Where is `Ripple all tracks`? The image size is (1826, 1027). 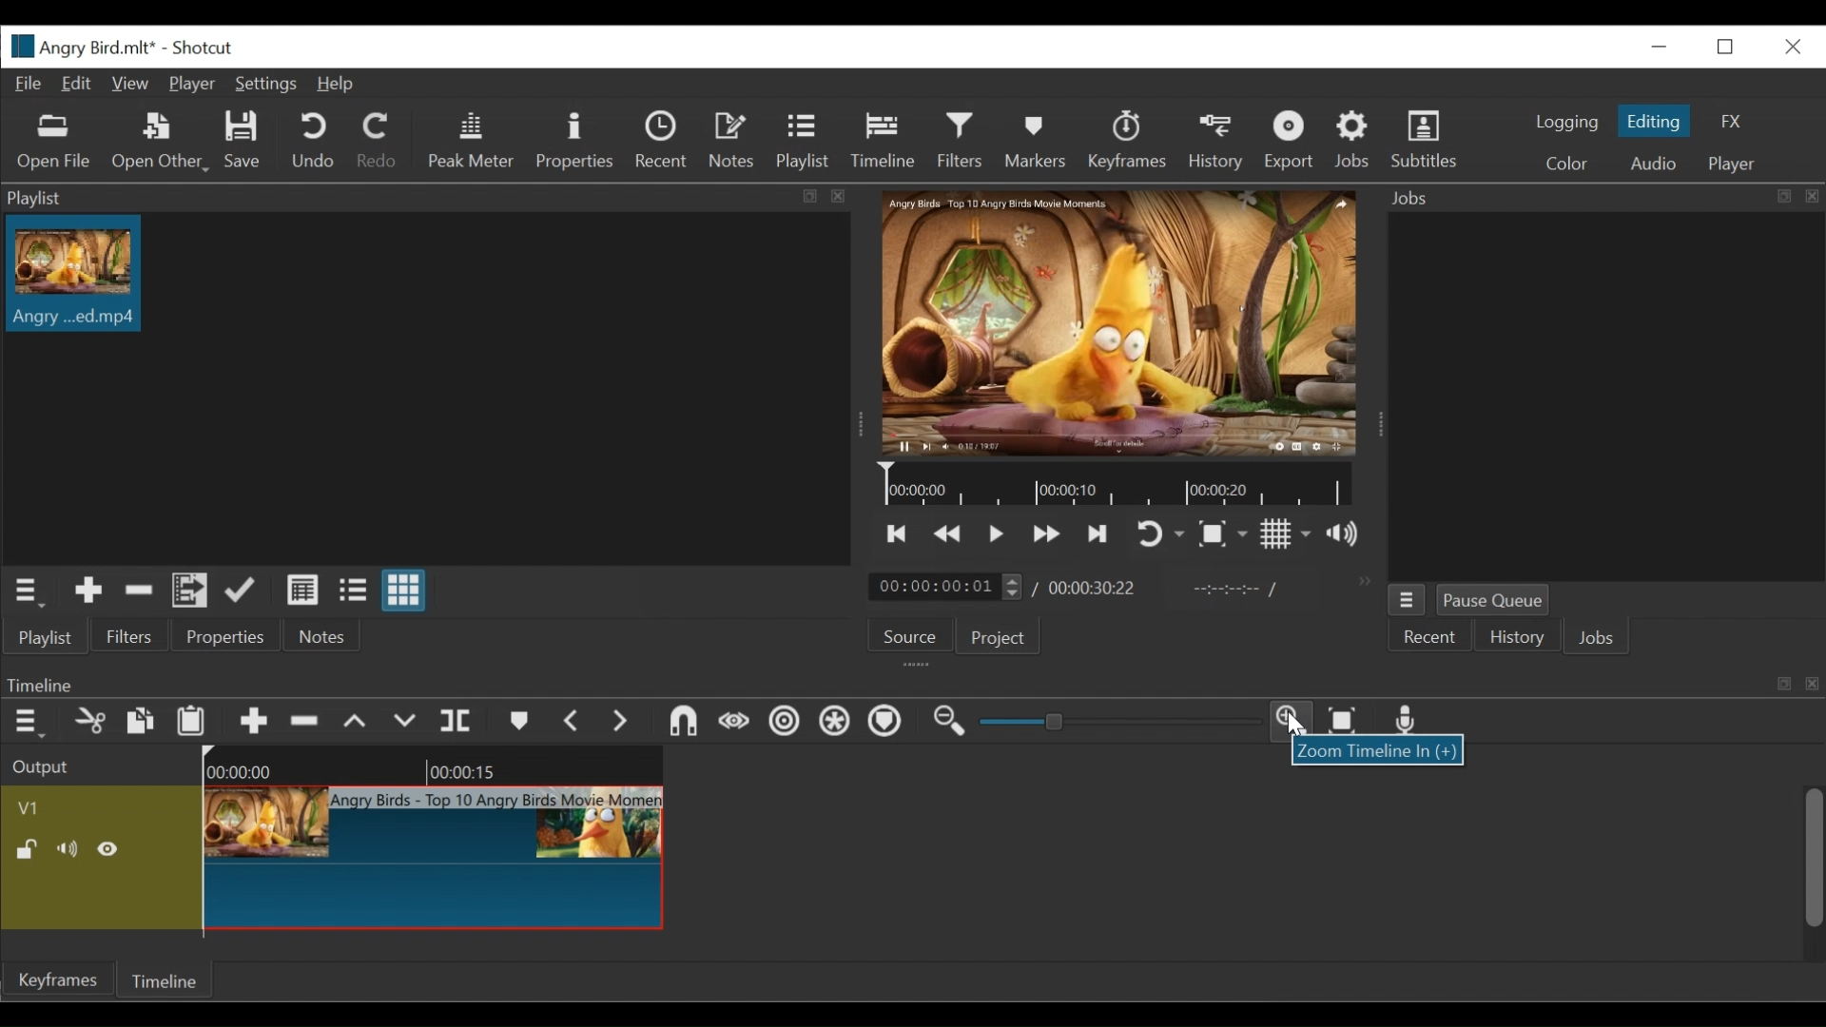 Ripple all tracks is located at coordinates (836, 722).